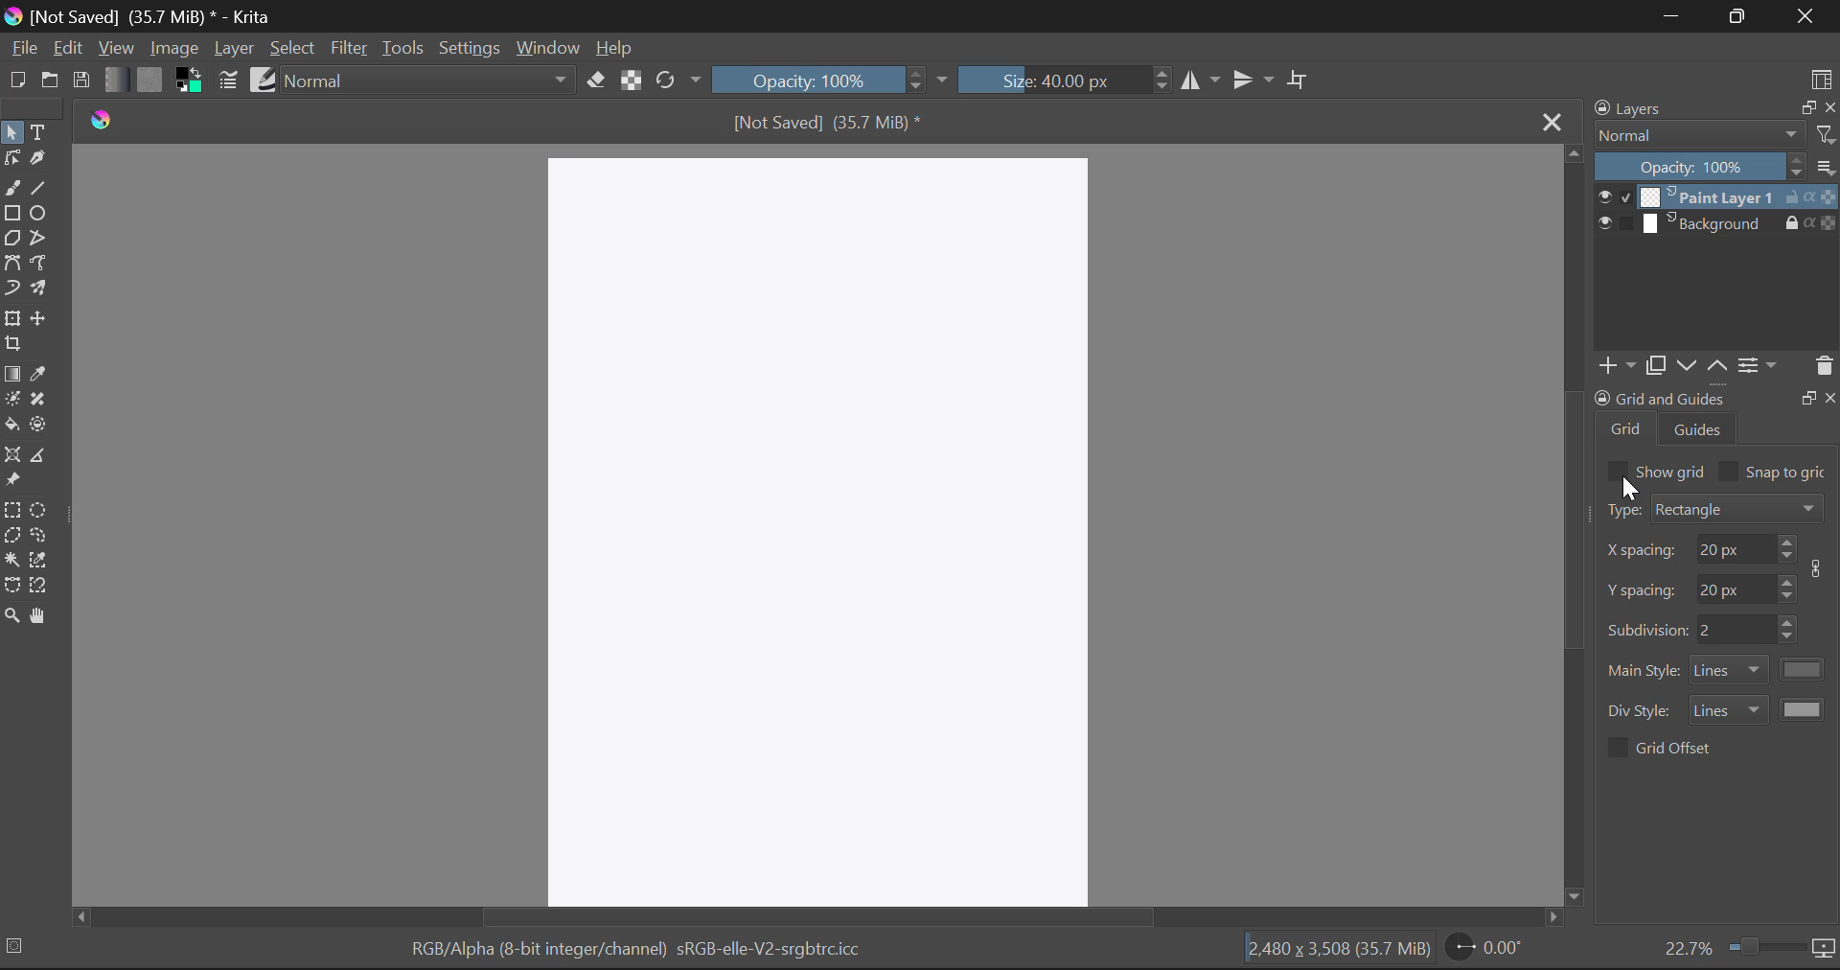 The image size is (1840, 970). Describe the element at coordinates (116, 48) in the screenshot. I see `View` at that location.